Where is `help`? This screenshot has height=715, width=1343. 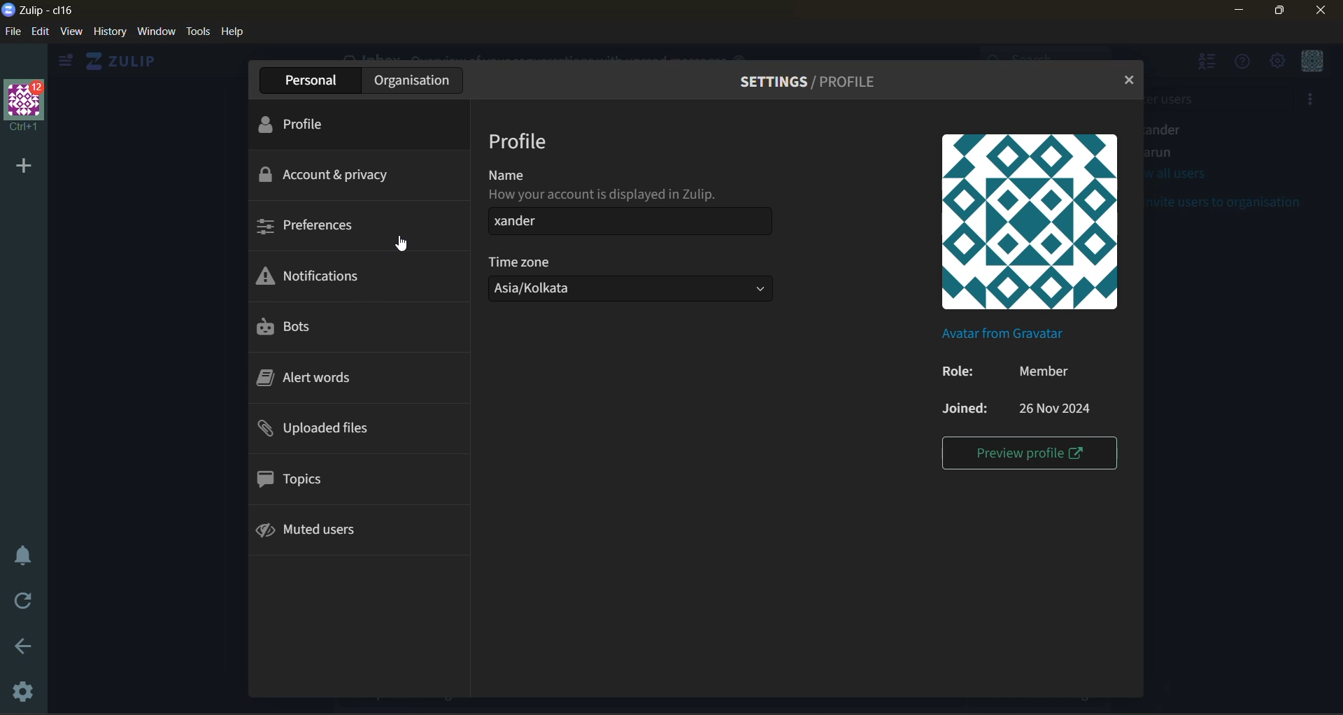
help is located at coordinates (237, 33).